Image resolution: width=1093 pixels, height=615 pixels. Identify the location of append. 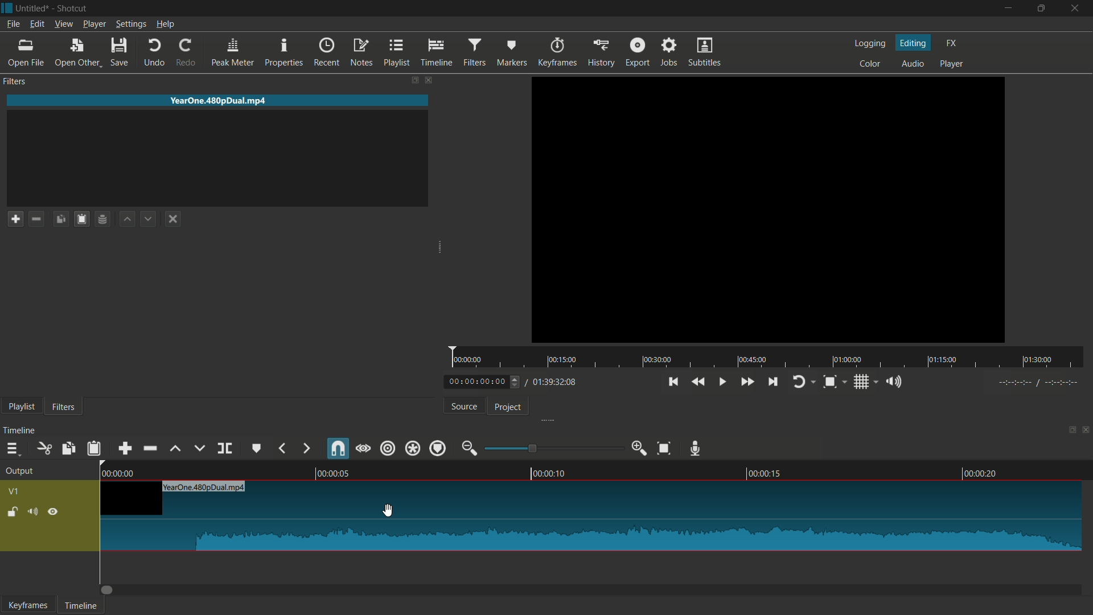
(125, 449).